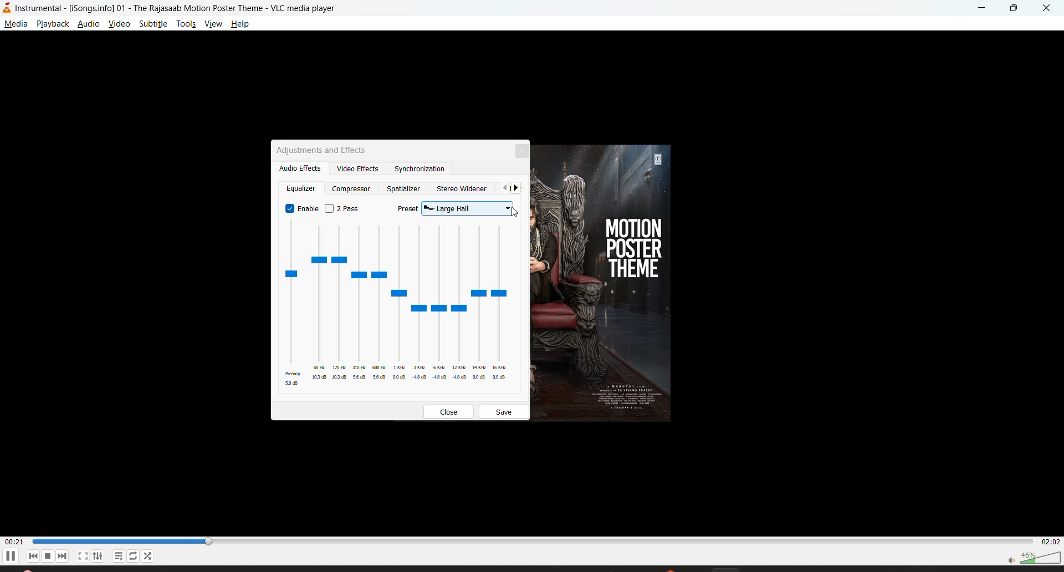 This screenshot has height=572, width=1064. Describe the element at coordinates (404, 314) in the screenshot. I see `equalizer presets enabled` at that location.